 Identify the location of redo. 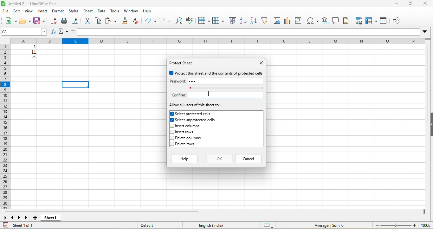
(164, 21).